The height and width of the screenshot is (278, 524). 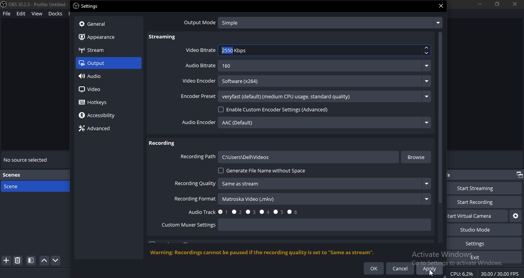 I want to click on general, so click(x=102, y=24).